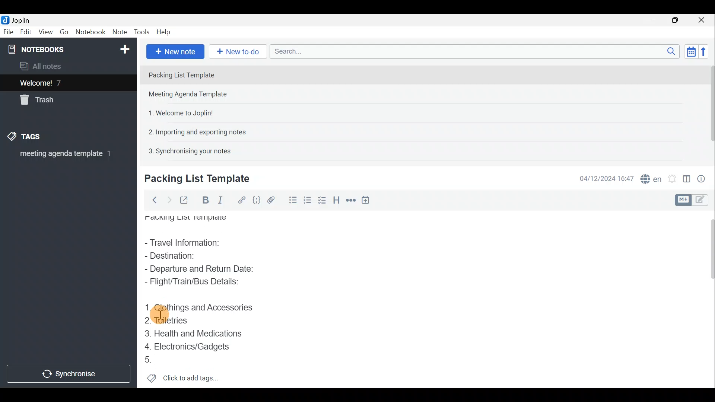 This screenshot has height=402, width=715. Describe the element at coordinates (290, 201) in the screenshot. I see `Bulleted list` at that location.